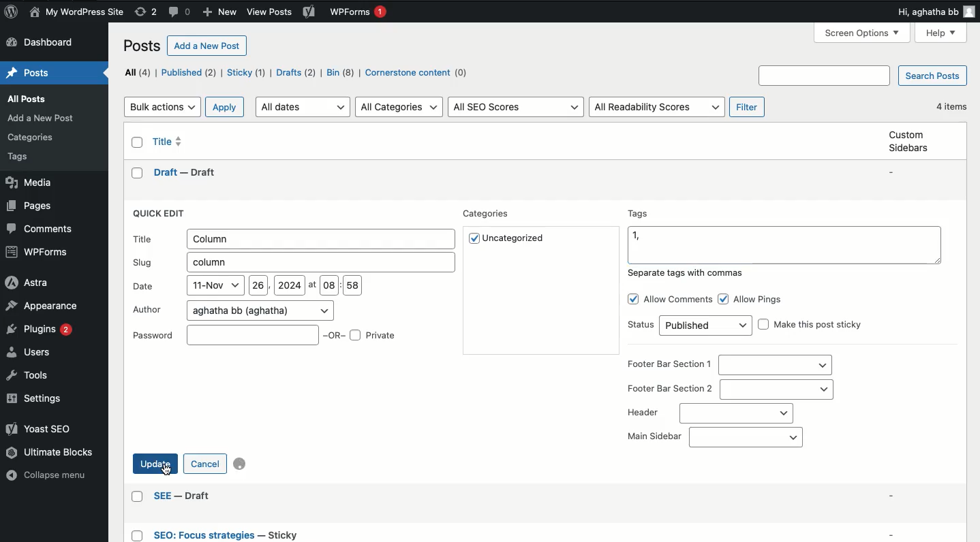 The width and height of the screenshot is (980, 542). Describe the element at coordinates (39, 252) in the screenshot. I see `WPForms` at that location.